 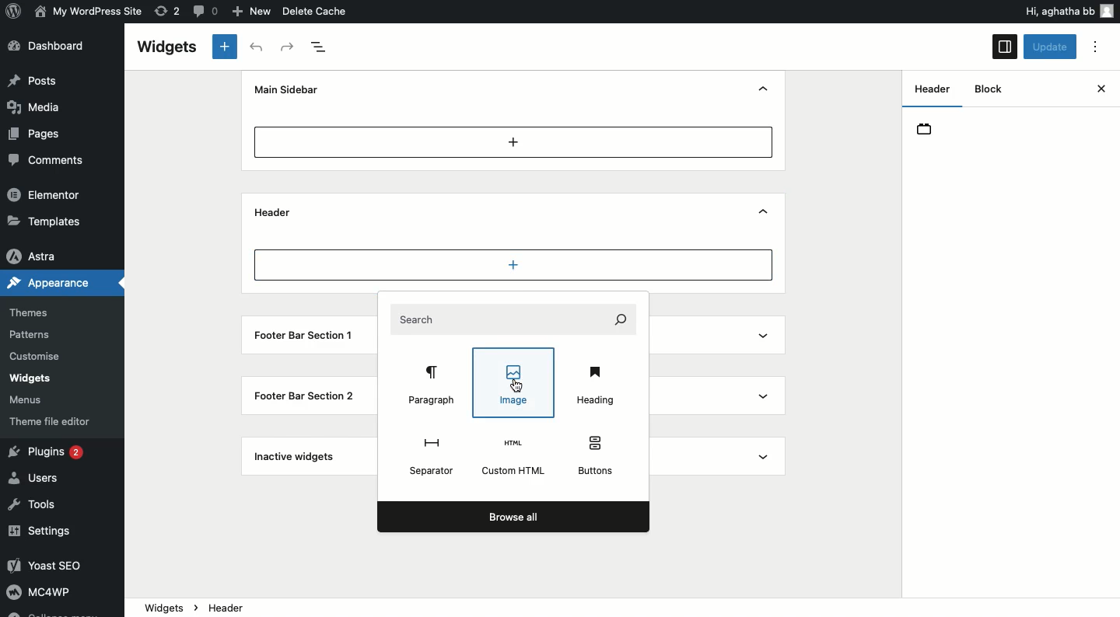 What do you see at coordinates (45, 193) in the screenshot?
I see `Elementor` at bounding box center [45, 193].